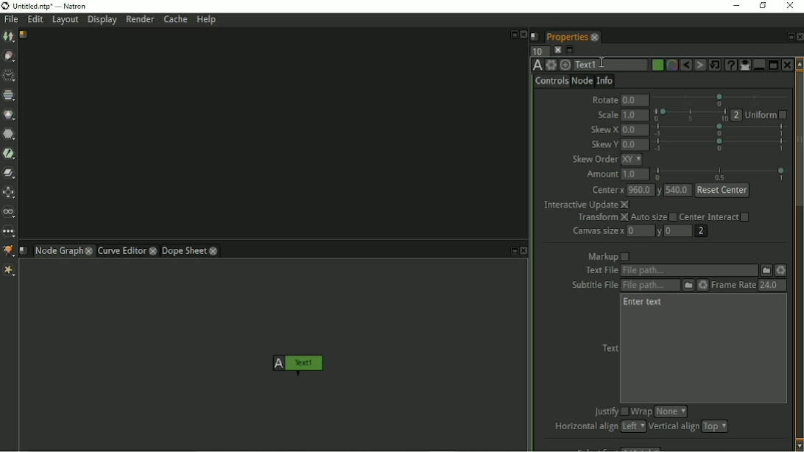  I want to click on 2, so click(737, 115).